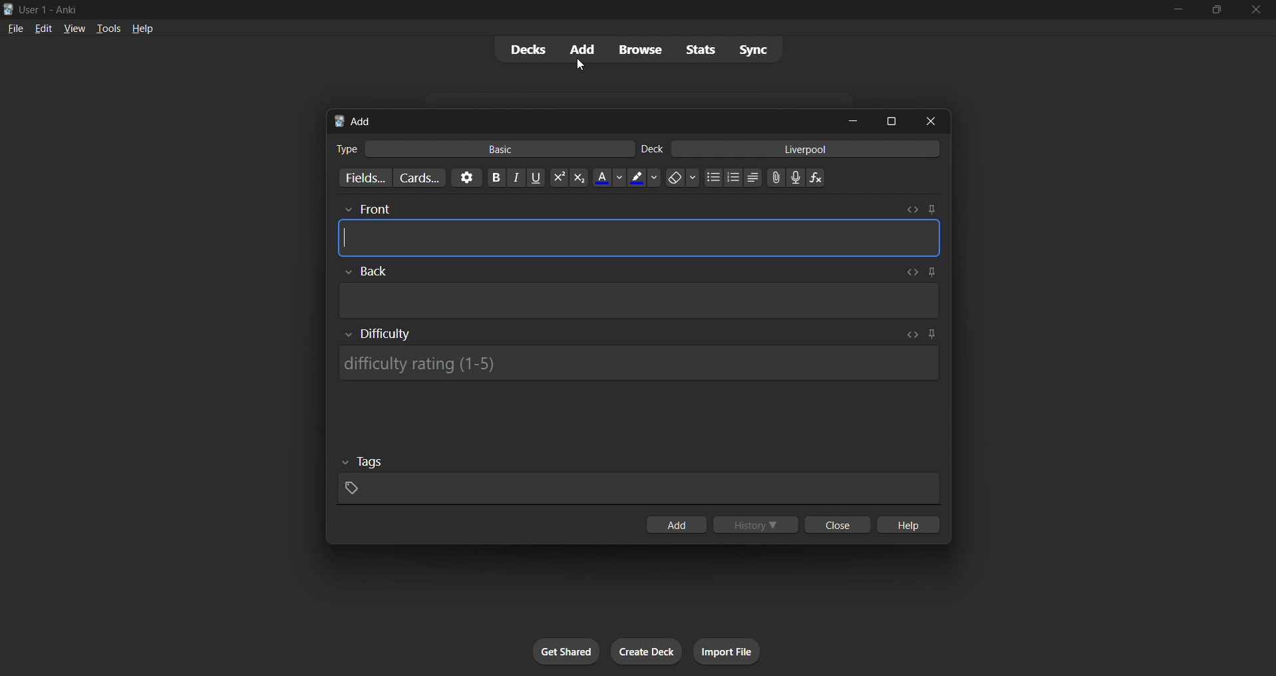  I want to click on card tags input box, so click(639, 476).